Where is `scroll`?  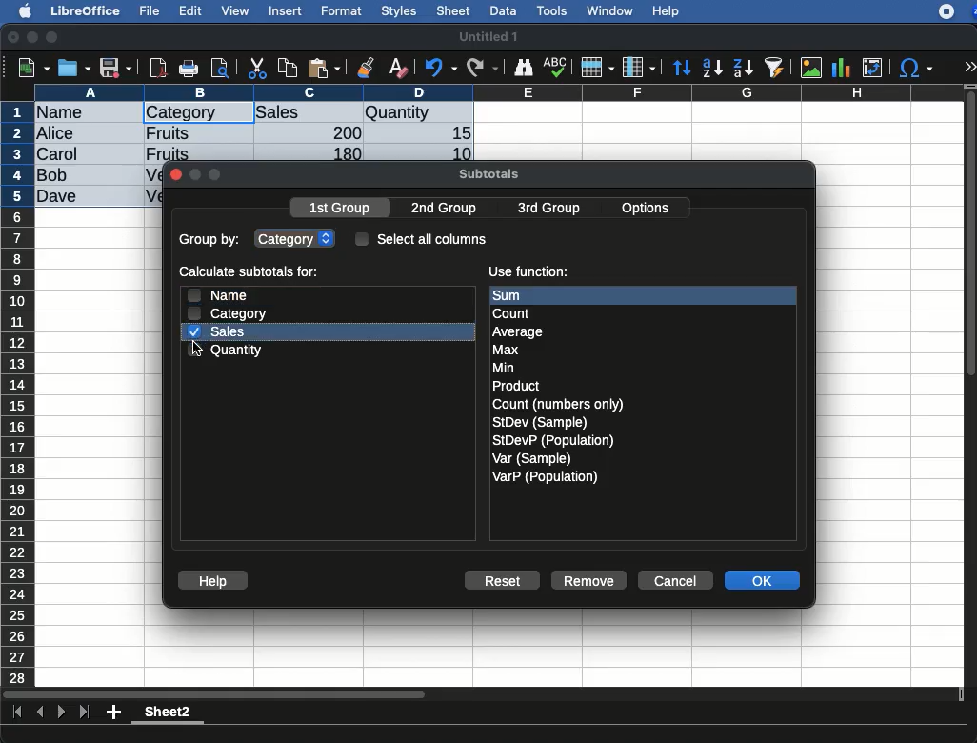 scroll is located at coordinates (972, 385).